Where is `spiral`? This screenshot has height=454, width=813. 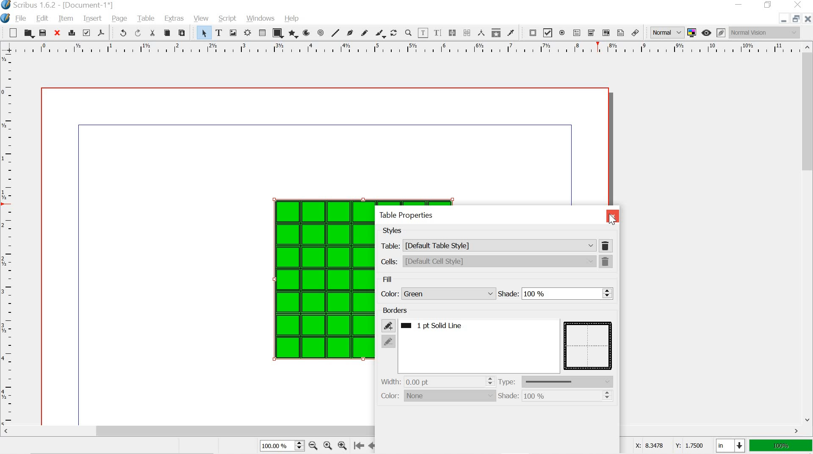
spiral is located at coordinates (320, 33).